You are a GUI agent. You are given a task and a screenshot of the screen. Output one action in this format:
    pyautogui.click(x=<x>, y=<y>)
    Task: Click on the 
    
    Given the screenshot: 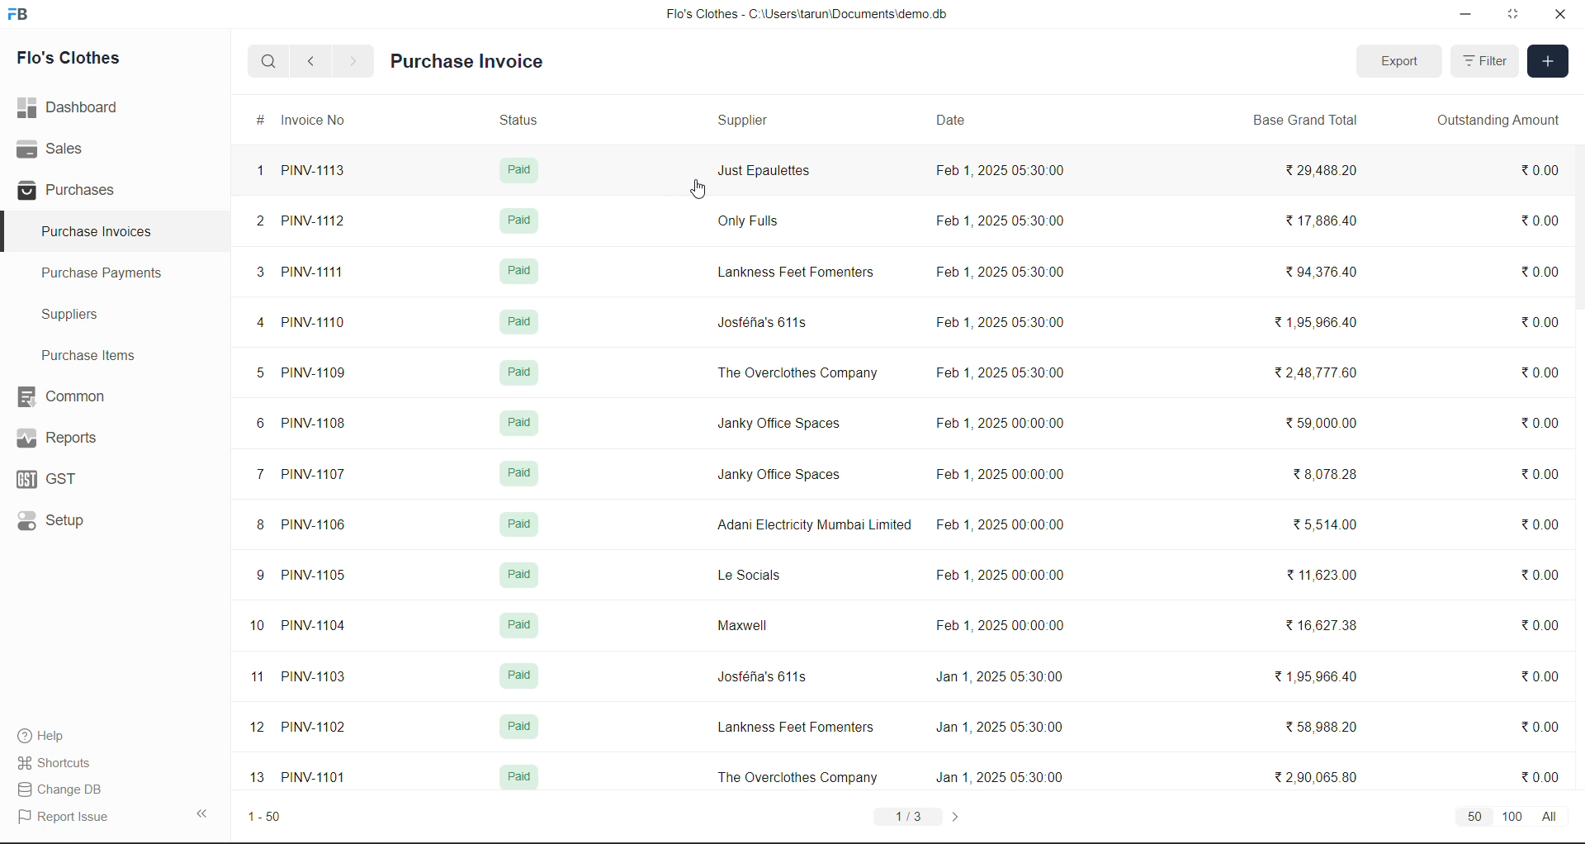 What is the action you would take?
    pyautogui.click(x=516, y=223)
    